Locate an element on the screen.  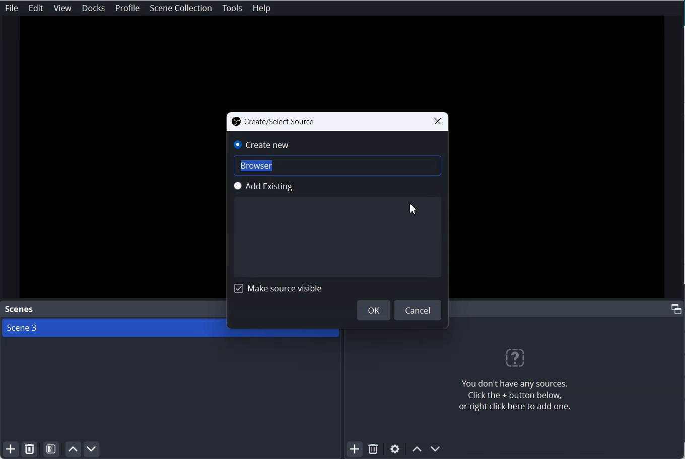
Cancel is located at coordinates (419, 310).